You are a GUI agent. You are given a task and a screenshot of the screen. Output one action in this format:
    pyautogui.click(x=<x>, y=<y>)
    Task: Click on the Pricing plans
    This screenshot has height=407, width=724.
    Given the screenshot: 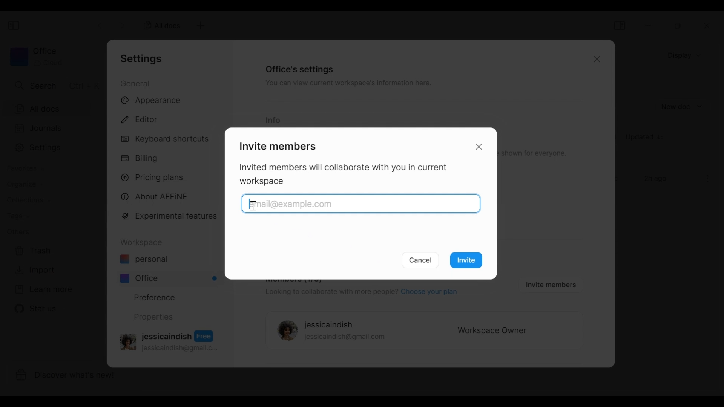 What is the action you would take?
    pyautogui.click(x=155, y=177)
    